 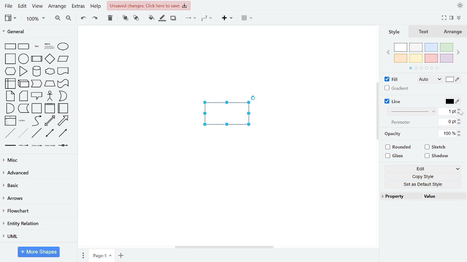 I want to click on delete, so click(x=111, y=19).